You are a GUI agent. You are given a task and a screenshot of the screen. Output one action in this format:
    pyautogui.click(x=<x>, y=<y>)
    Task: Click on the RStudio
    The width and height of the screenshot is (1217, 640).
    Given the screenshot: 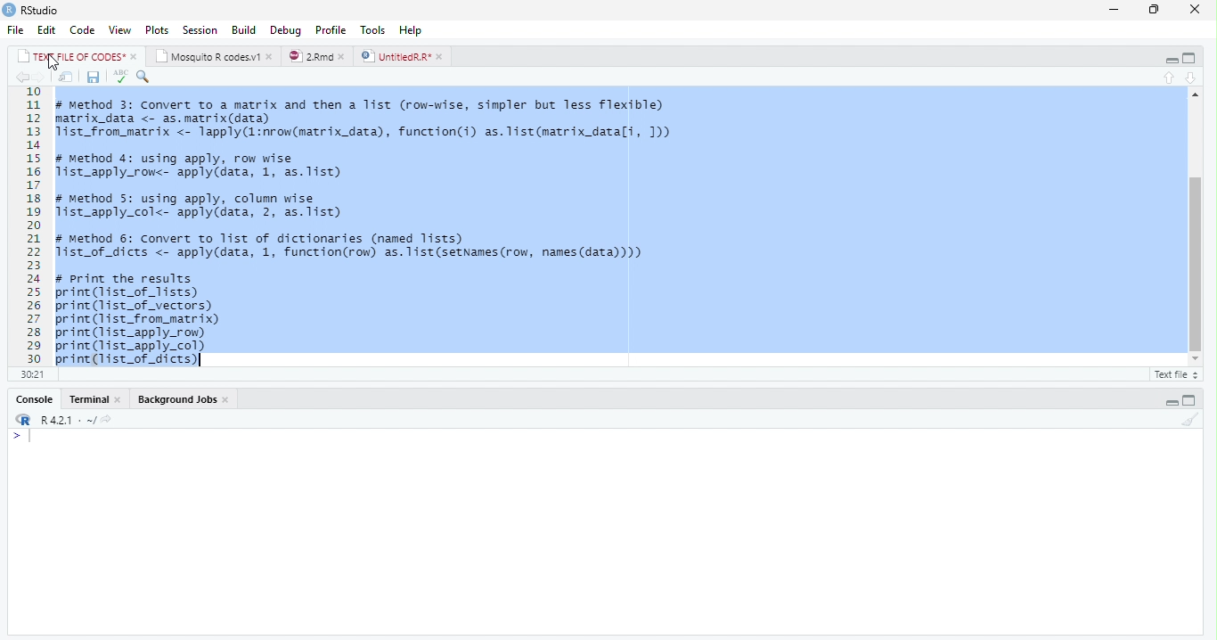 What is the action you would take?
    pyautogui.click(x=32, y=10)
    